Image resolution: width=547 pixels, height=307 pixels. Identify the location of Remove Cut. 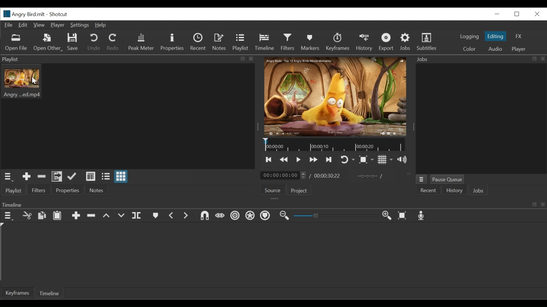
(42, 176).